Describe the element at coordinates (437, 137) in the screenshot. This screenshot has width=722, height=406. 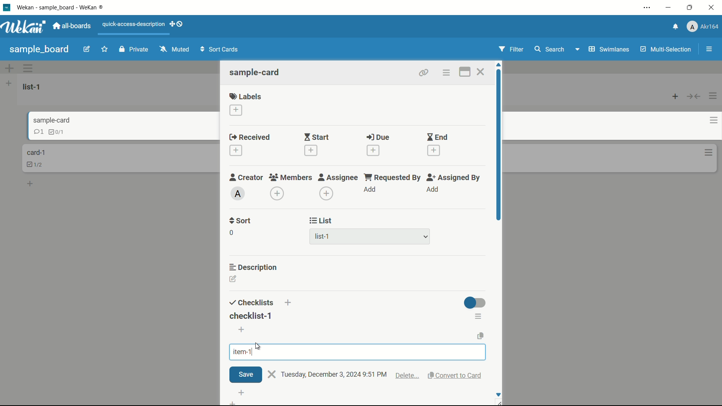
I see `end` at that location.